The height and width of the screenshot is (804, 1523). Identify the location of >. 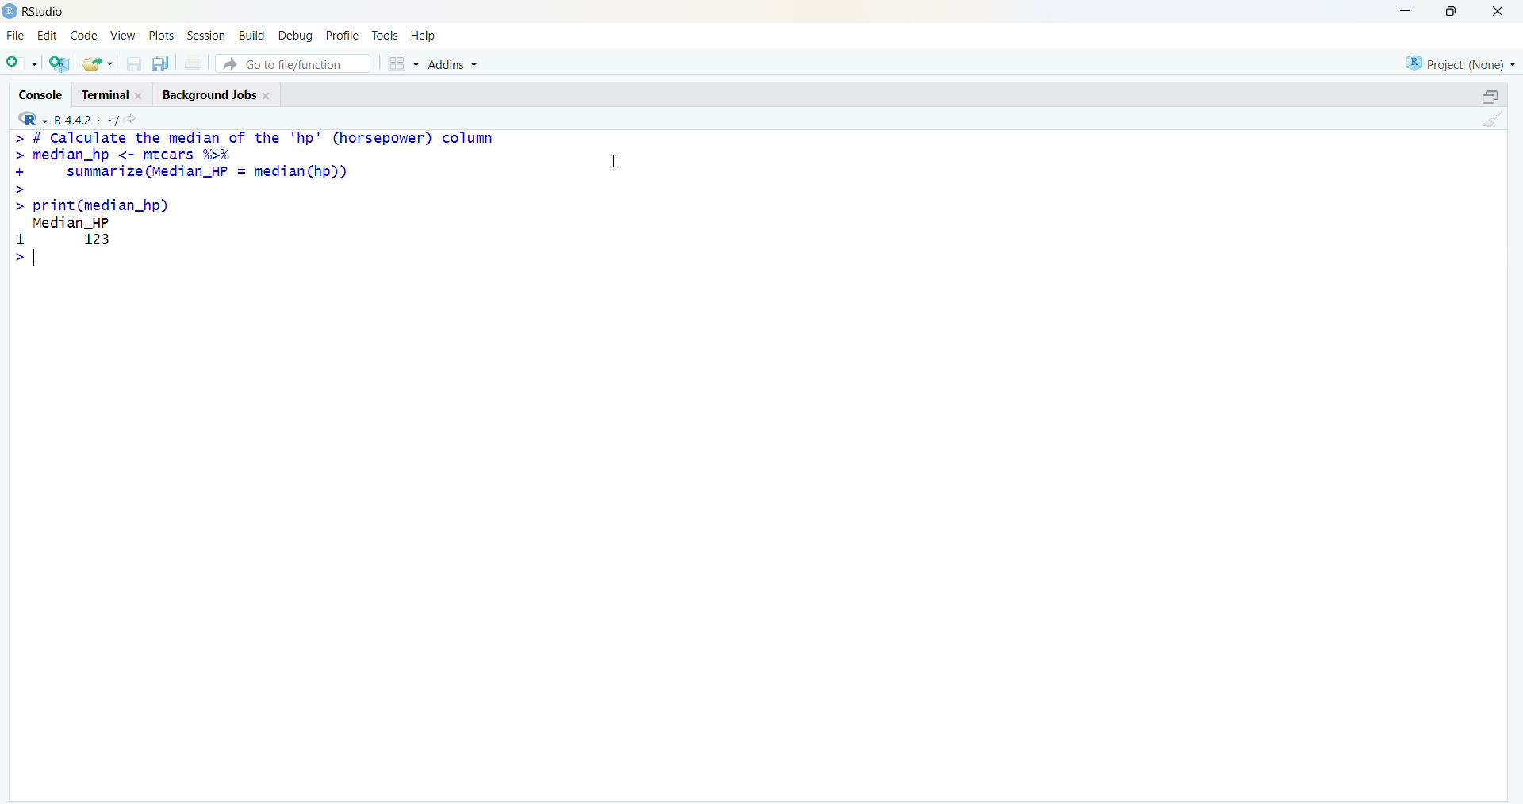
(19, 255).